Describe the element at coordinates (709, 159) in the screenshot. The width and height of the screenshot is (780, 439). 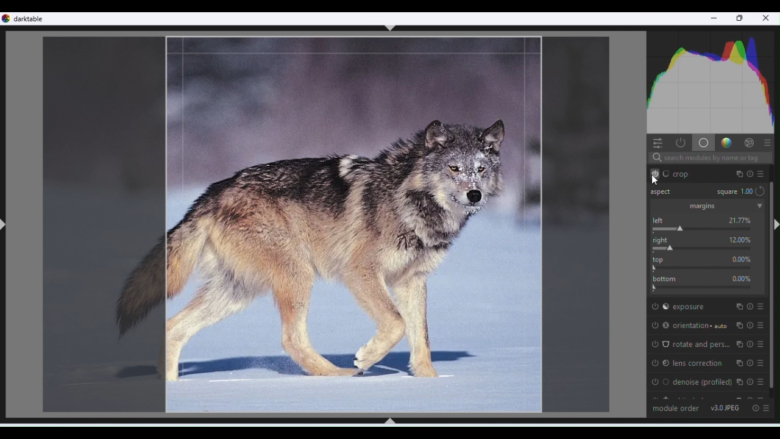
I see `Search bar` at that location.